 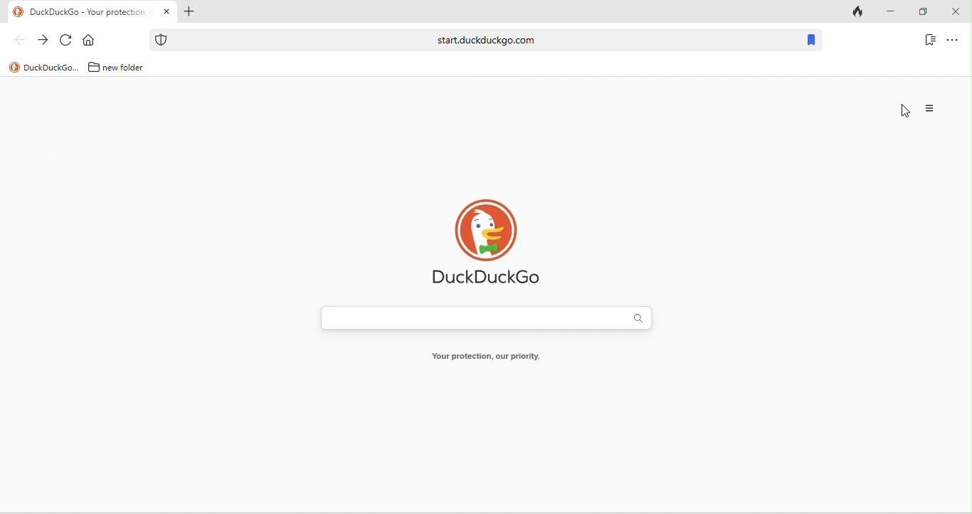 I want to click on back, so click(x=14, y=42).